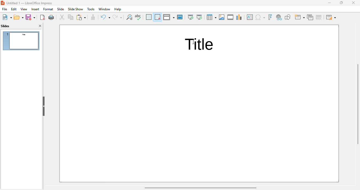 This screenshot has width=360, height=190. Describe the element at coordinates (118, 17) in the screenshot. I see `redo` at that location.